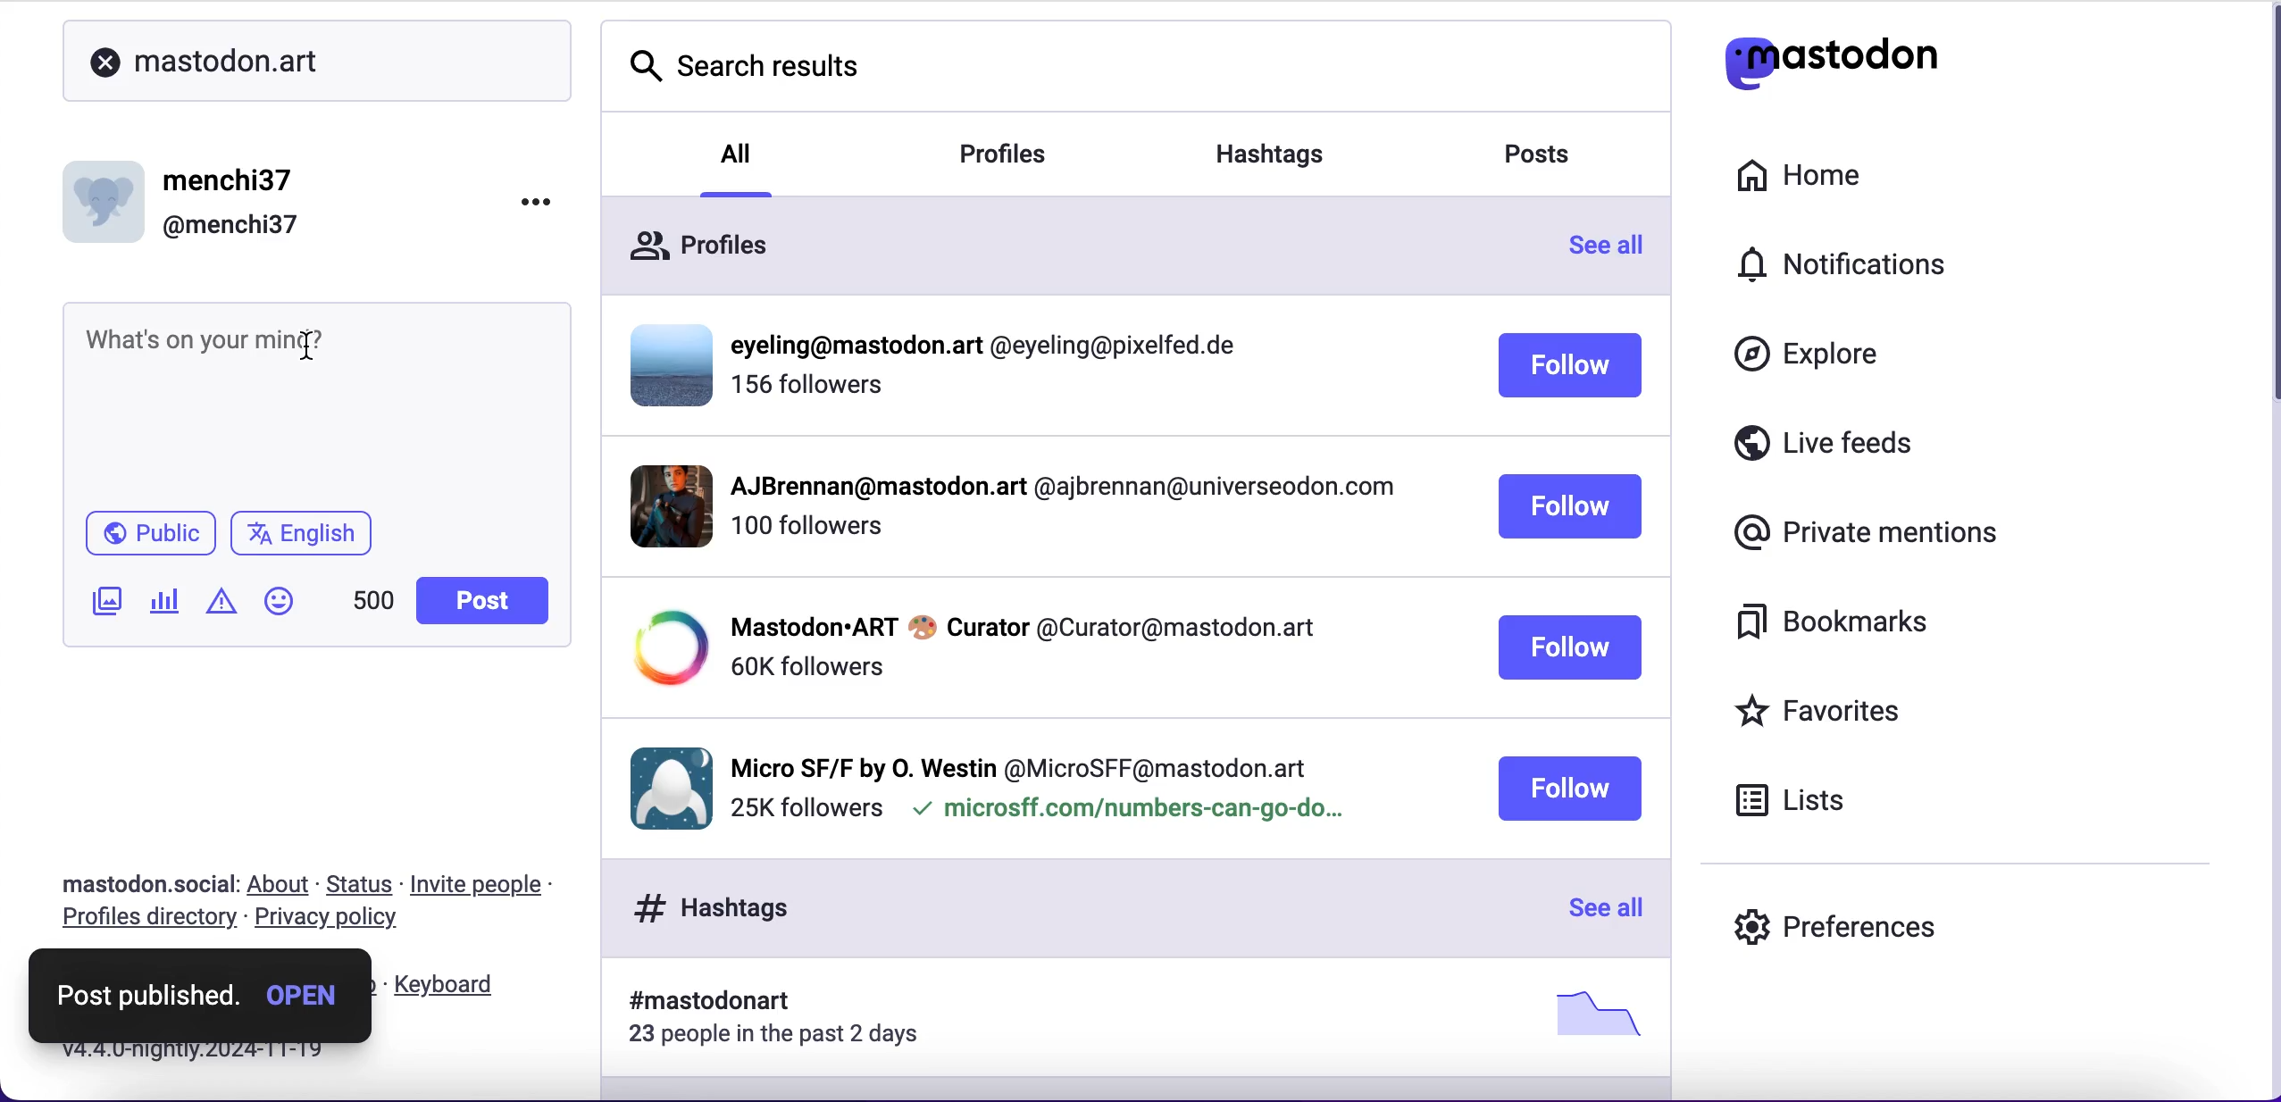 The width and height of the screenshot is (2281, 1102). Describe the element at coordinates (1293, 147) in the screenshot. I see `hashtags` at that location.